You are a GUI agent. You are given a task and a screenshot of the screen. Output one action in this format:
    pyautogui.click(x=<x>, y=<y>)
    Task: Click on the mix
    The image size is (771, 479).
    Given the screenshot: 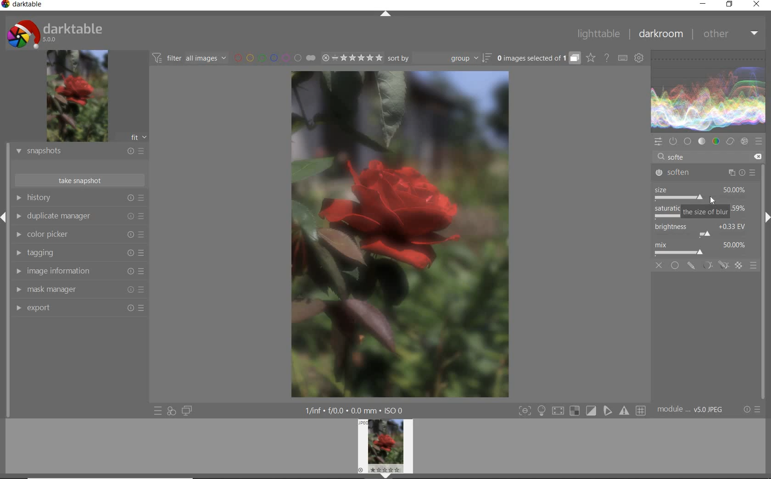 What is the action you would take?
    pyautogui.click(x=703, y=249)
    